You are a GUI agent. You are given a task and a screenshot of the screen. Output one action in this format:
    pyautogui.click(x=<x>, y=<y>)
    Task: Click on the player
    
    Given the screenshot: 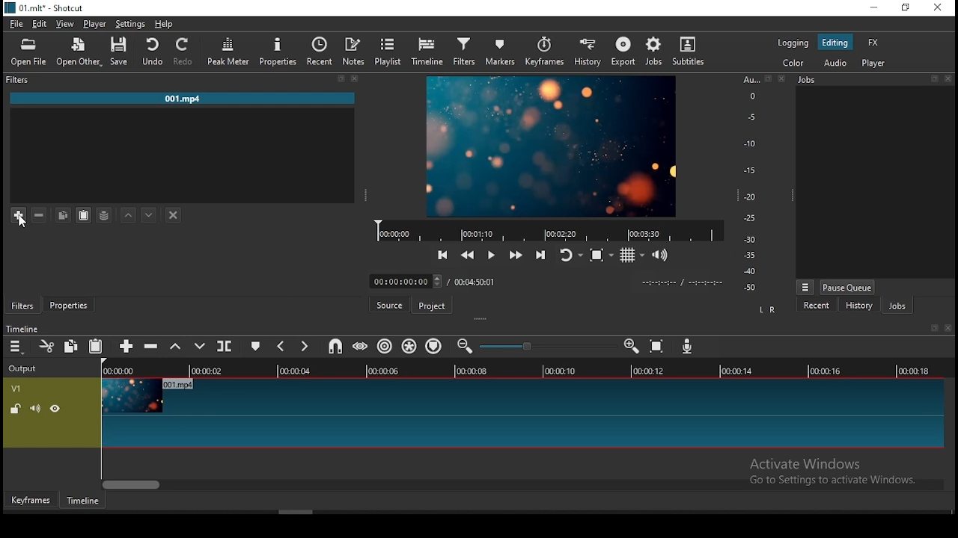 What is the action you would take?
    pyautogui.click(x=873, y=63)
    